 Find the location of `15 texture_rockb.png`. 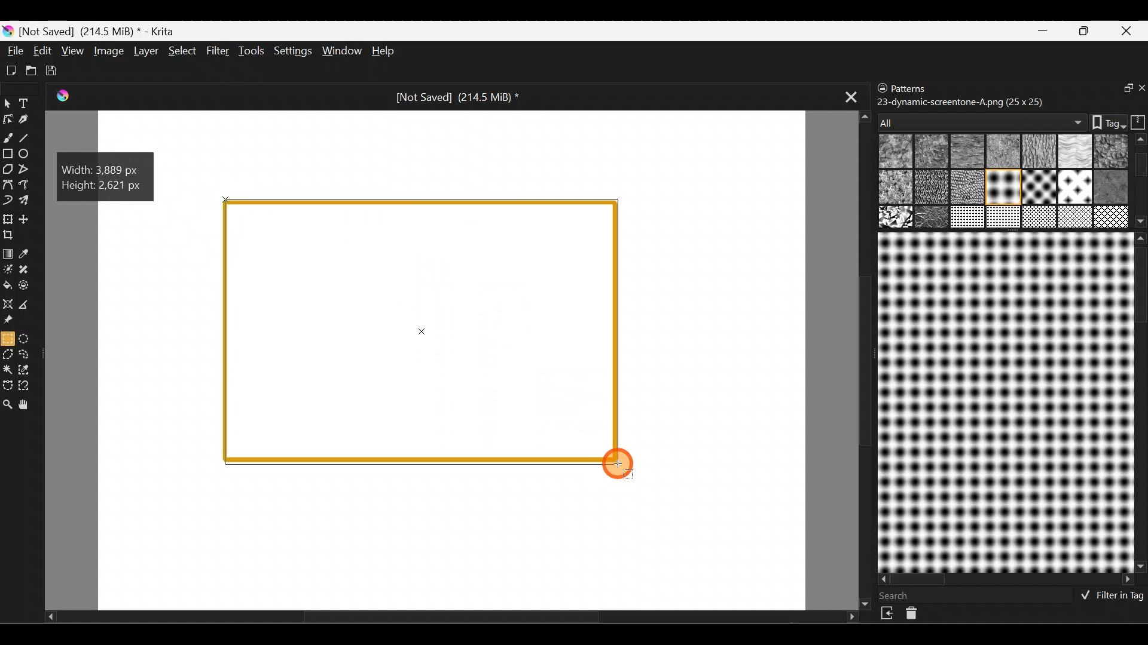

15 texture_rockb.png is located at coordinates (933, 218).